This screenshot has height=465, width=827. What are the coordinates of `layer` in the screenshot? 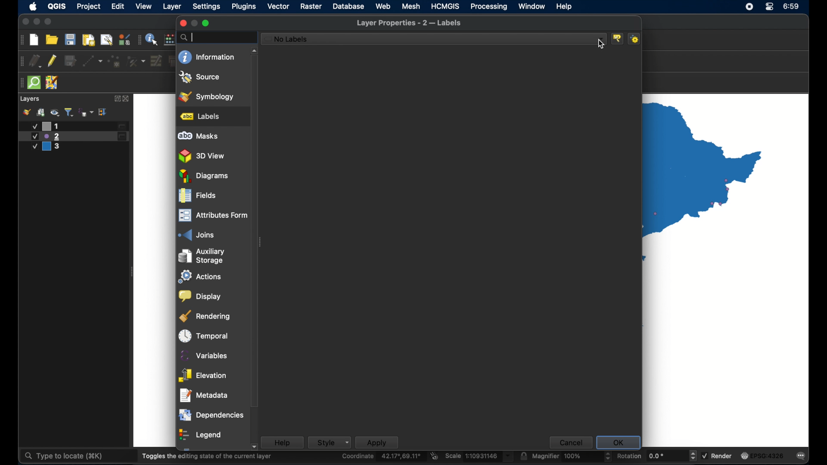 It's located at (173, 7).